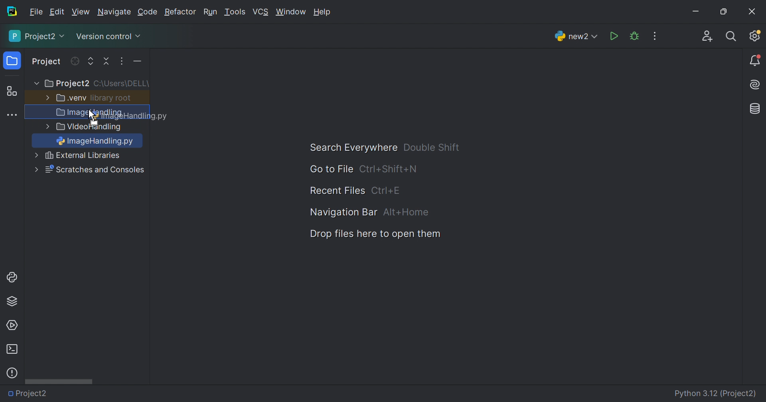 This screenshot has height=402, width=766. Describe the element at coordinates (97, 142) in the screenshot. I see `ImageHandling` at that location.